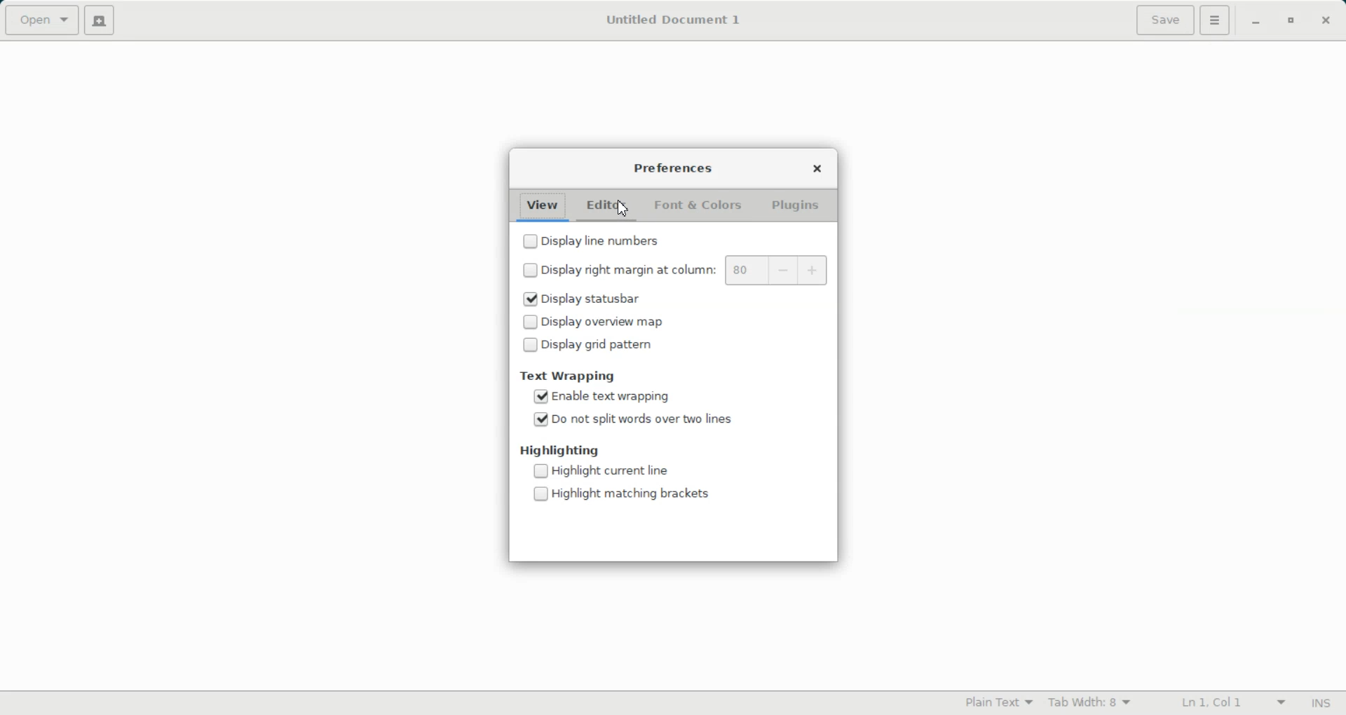 Image resolution: width=1346 pixels, height=715 pixels. What do you see at coordinates (543, 206) in the screenshot?
I see `View` at bounding box center [543, 206].